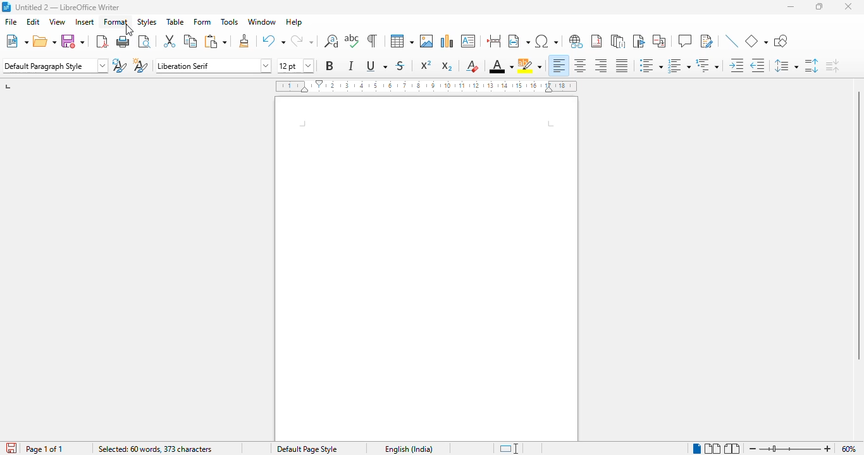 This screenshot has width=864, height=455. Describe the element at coordinates (6, 6) in the screenshot. I see `logo` at that location.